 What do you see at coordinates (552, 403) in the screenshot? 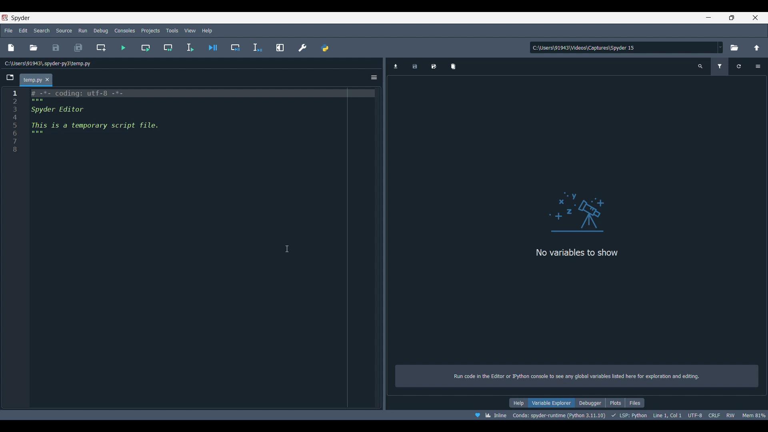
I see `Variable explorer` at bounding box center [552, 403].